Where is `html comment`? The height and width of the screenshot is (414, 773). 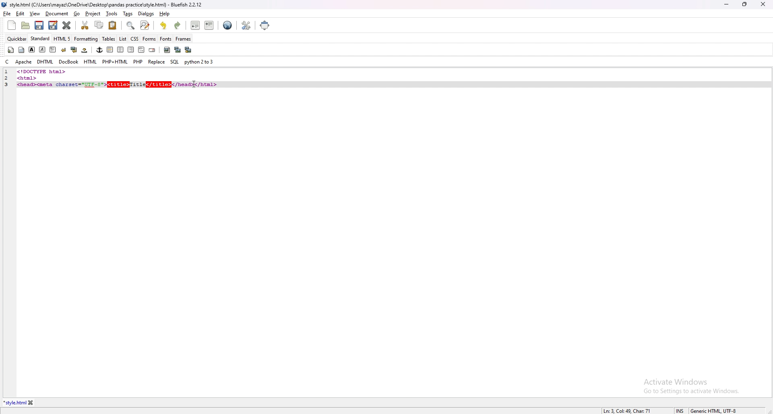
html comment is located at coordinates (141, 50).